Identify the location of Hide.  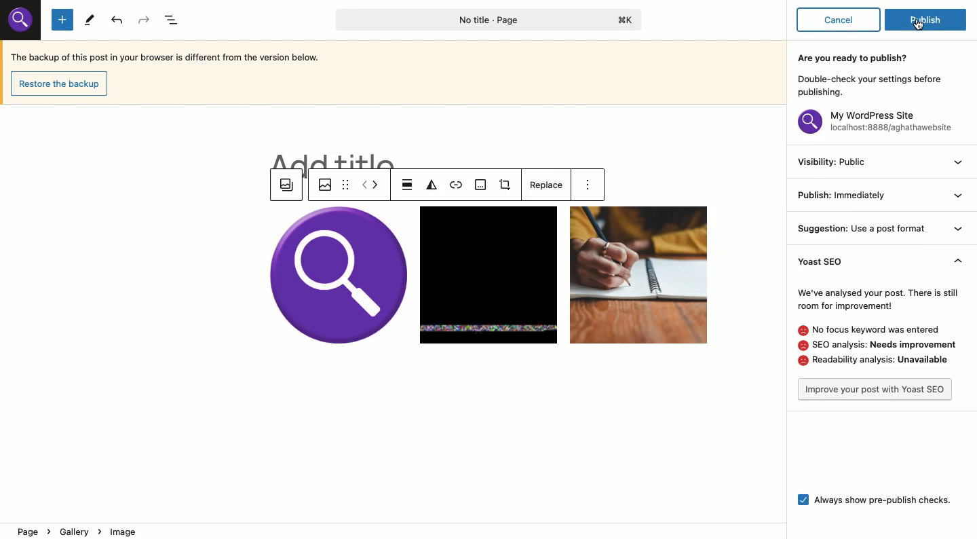
(955, 261).